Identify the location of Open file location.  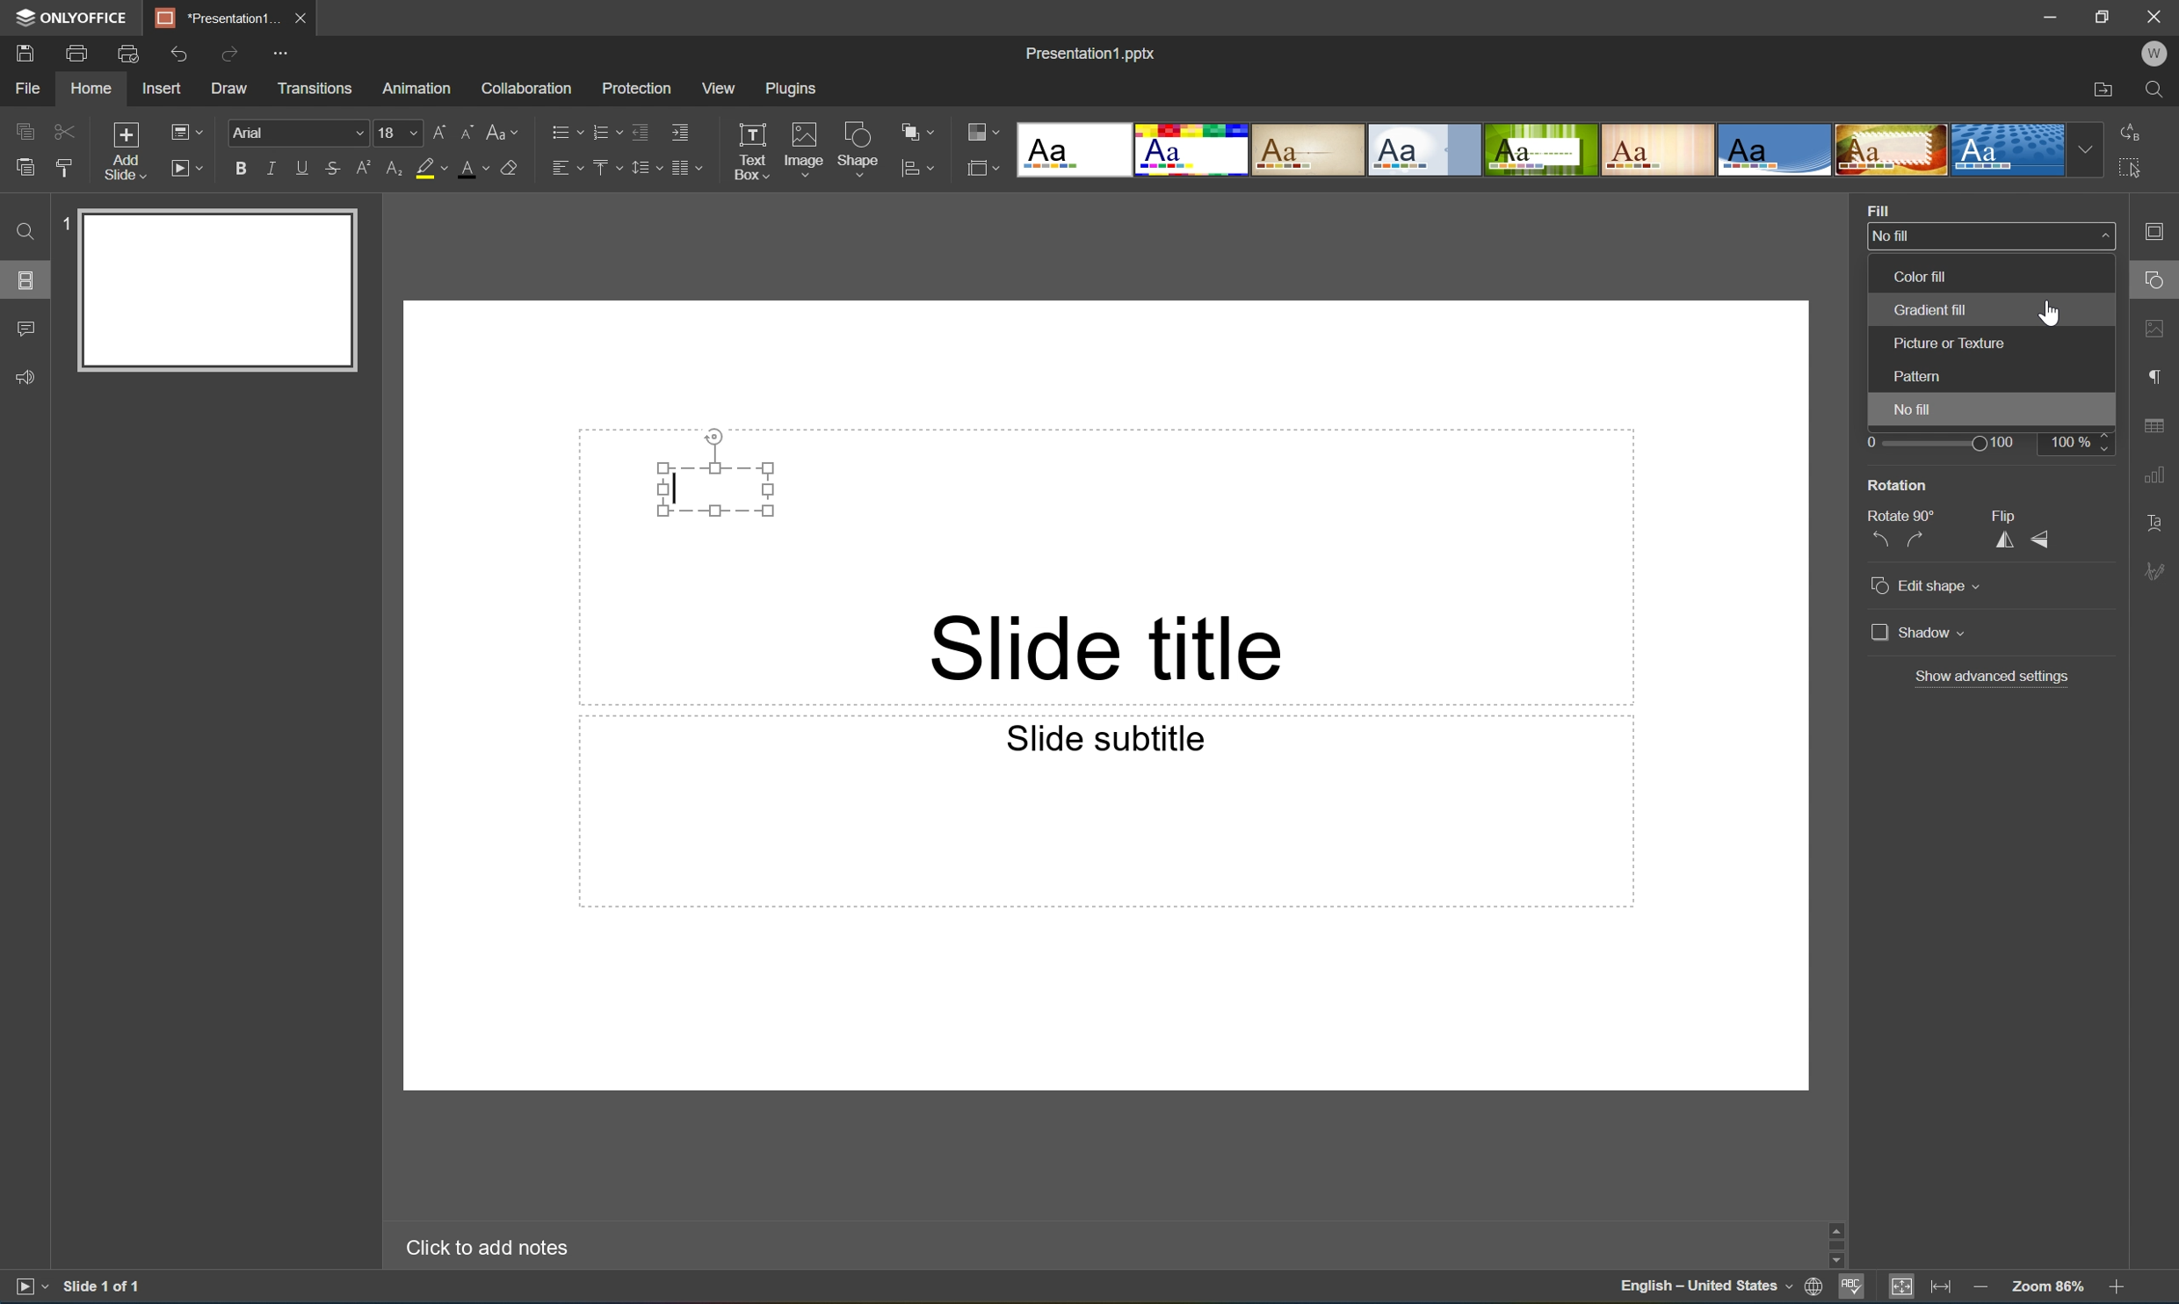
(2103, 91).